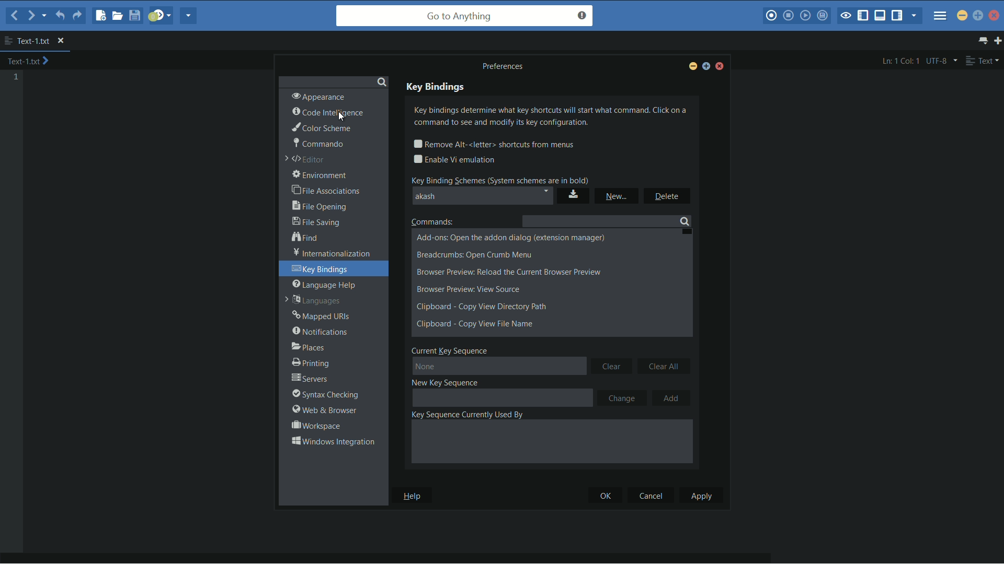  I want to click on share current file, so click(189, 16).